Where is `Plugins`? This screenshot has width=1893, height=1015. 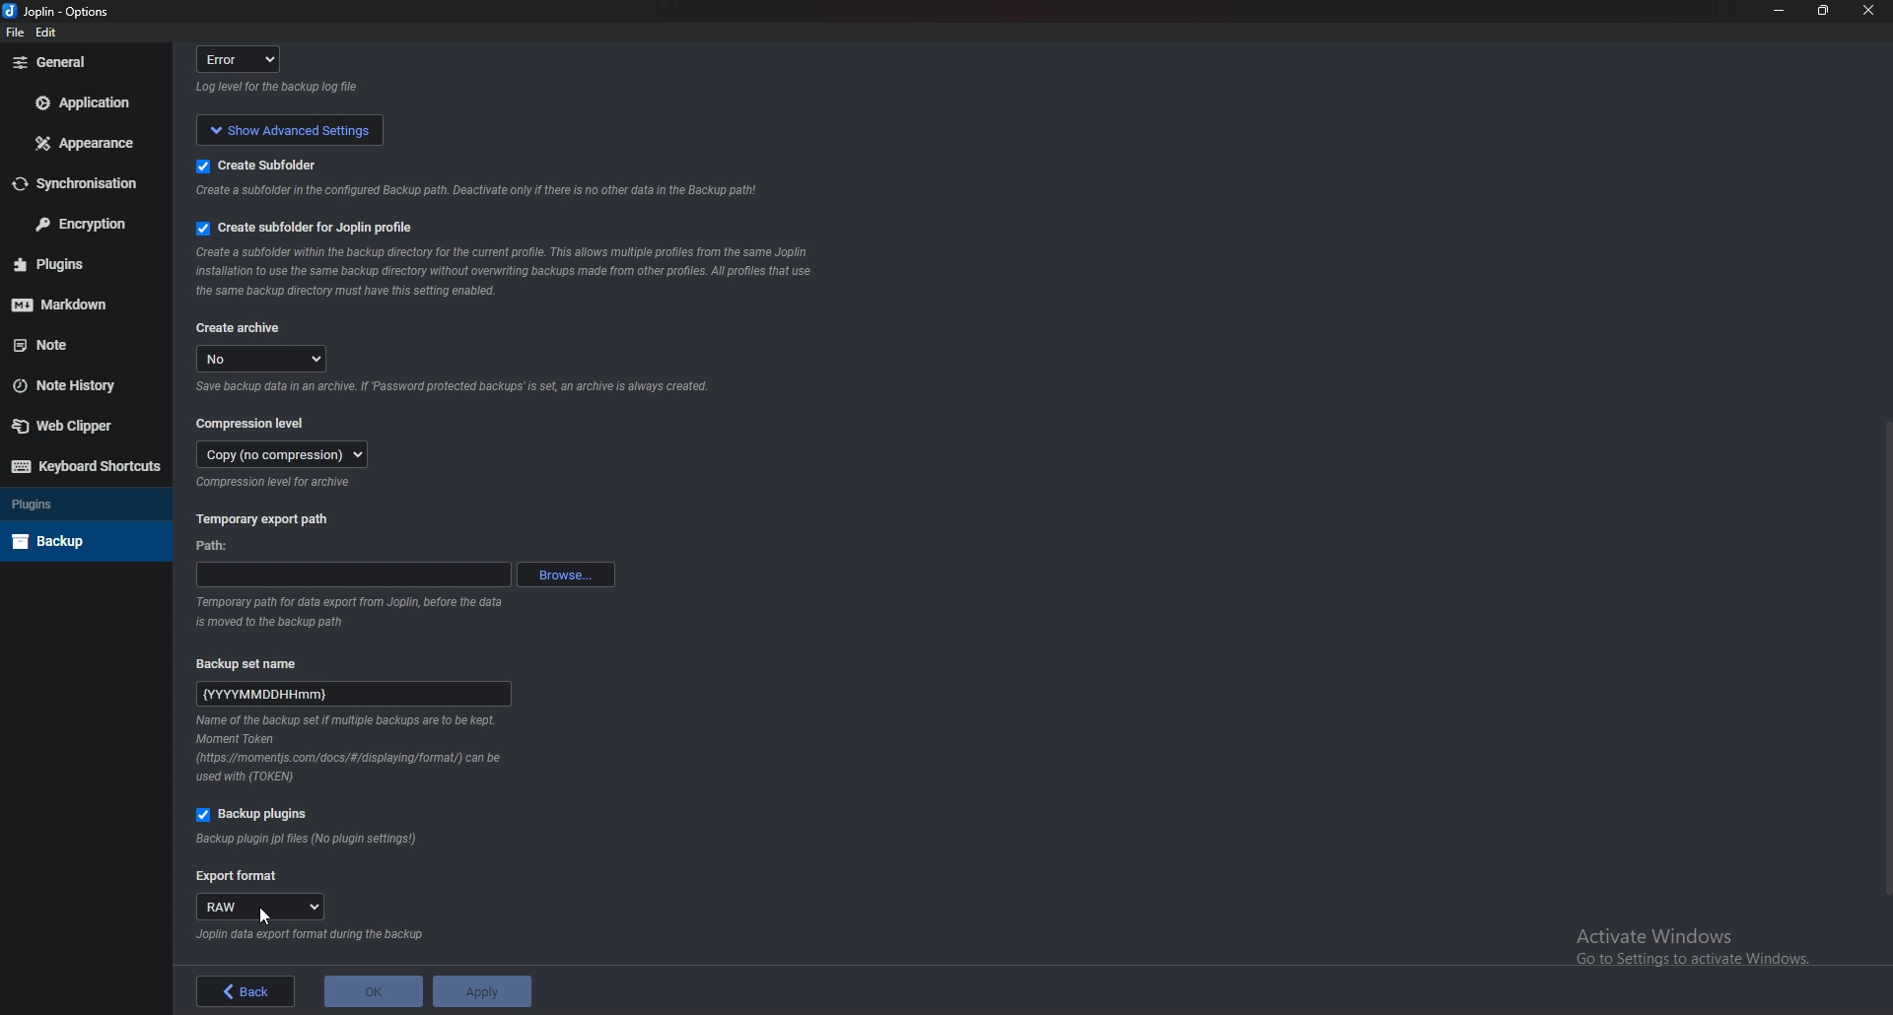 Plugins is located at coordinates (77, 264).